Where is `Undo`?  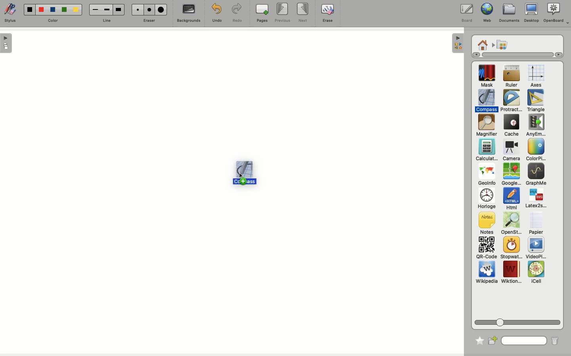
Undo is located at coordinates (216, 13).